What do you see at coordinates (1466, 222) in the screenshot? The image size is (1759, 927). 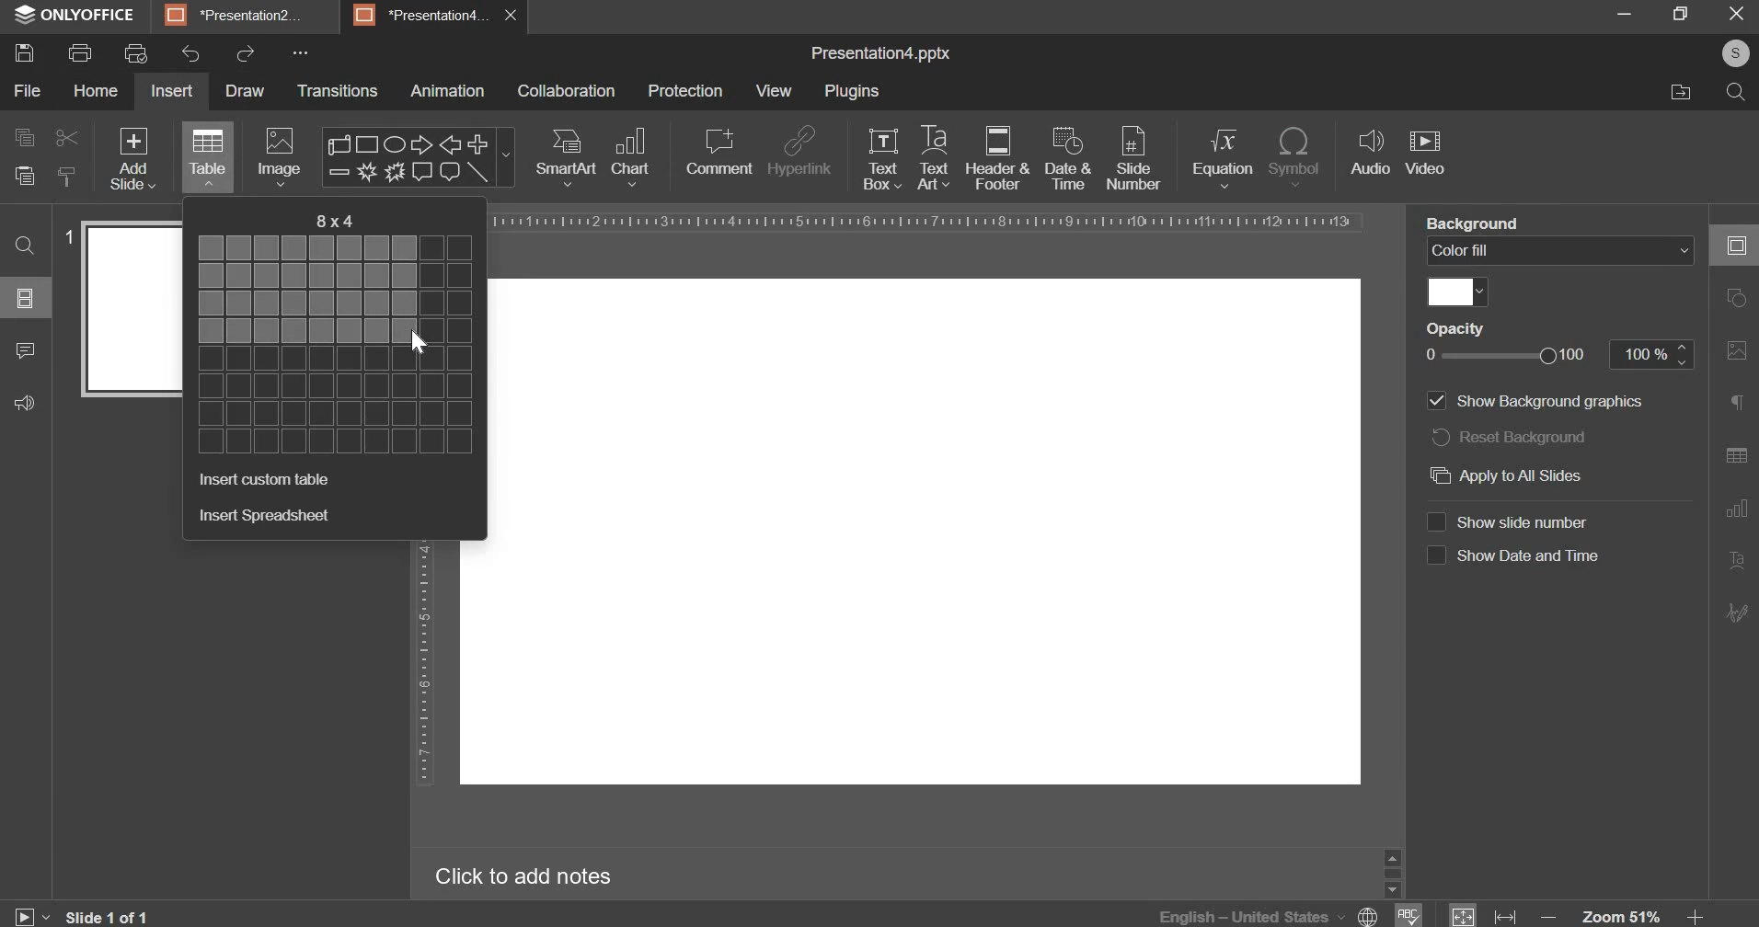 I see `background` at bounding box center [1466, 222].